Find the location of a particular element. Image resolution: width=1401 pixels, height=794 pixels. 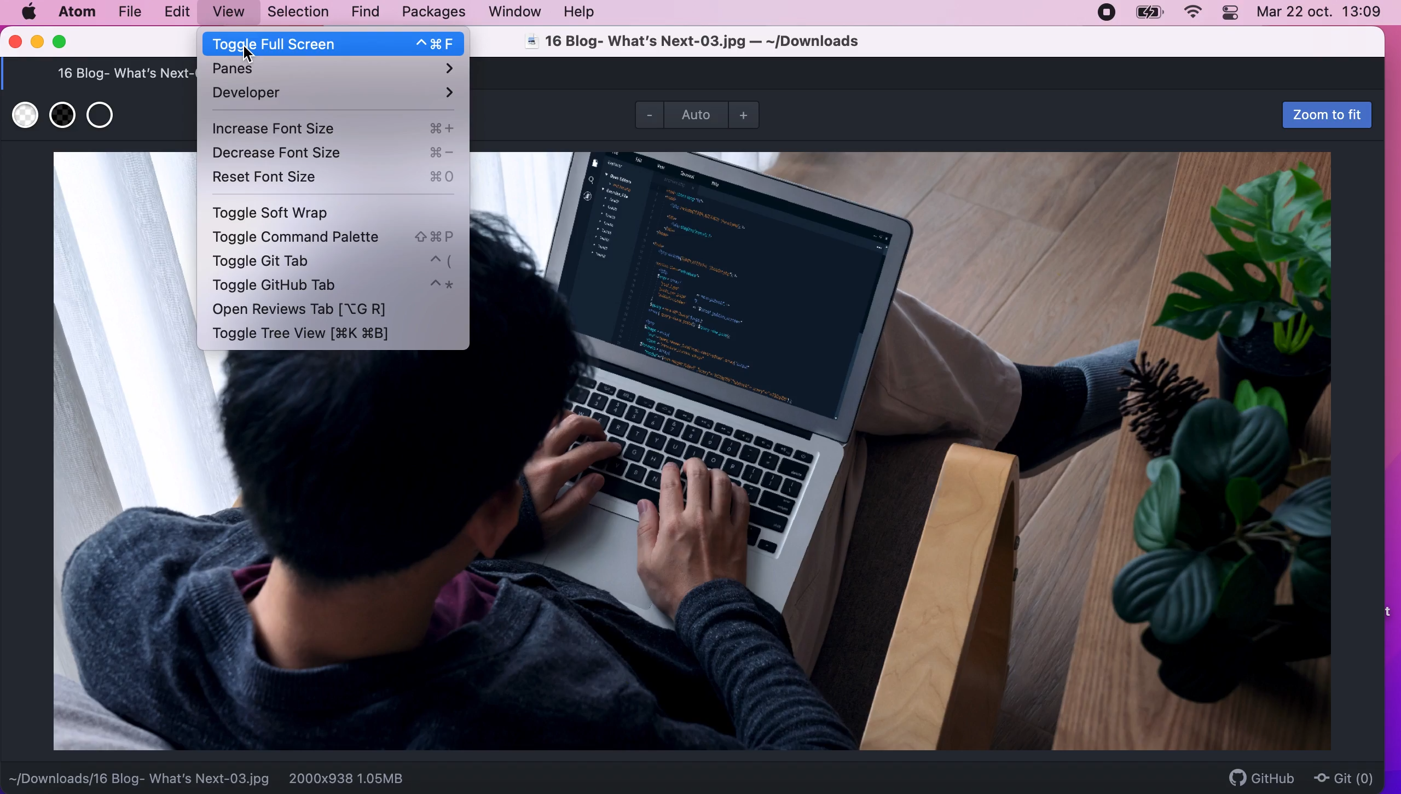

use black transparent background is located at coordinates (62, 115).